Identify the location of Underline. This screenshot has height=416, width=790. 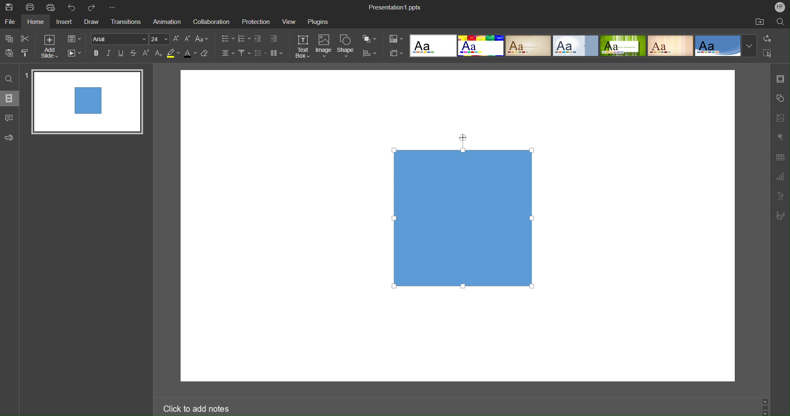
(120, 53).